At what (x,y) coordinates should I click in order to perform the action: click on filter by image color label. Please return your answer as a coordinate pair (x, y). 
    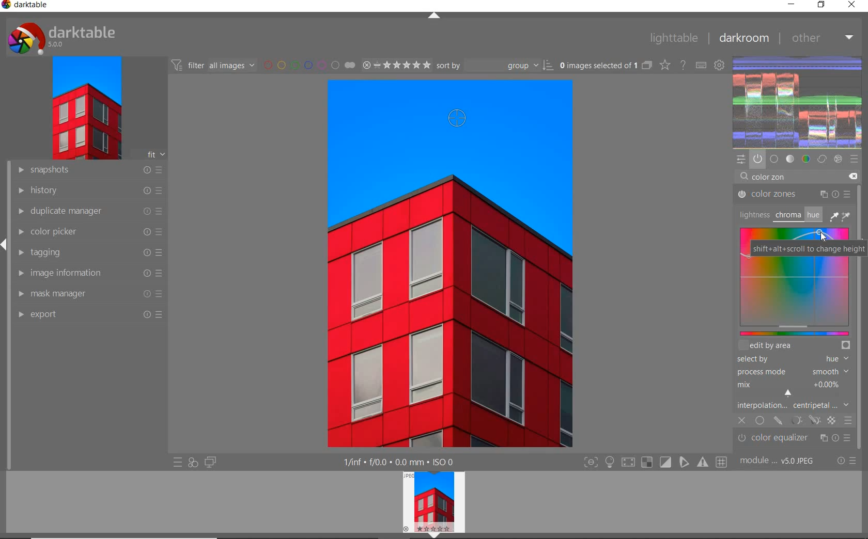
    Looking at the image, I should click on (309, 65).